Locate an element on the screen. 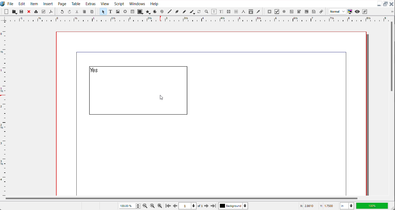  Maximize is located at coordinates (385, 4).